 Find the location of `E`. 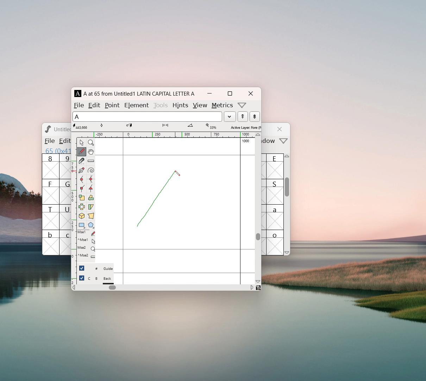

E is located at coordinates (275, 166).